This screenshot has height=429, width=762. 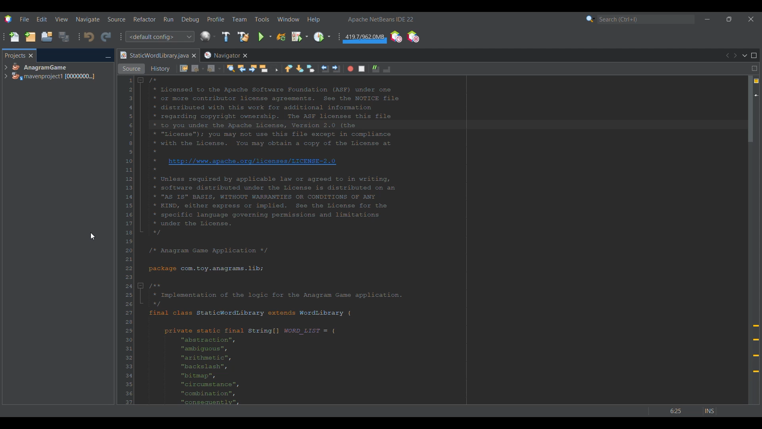 I want to click on Source view, so click(x=131, y=69).